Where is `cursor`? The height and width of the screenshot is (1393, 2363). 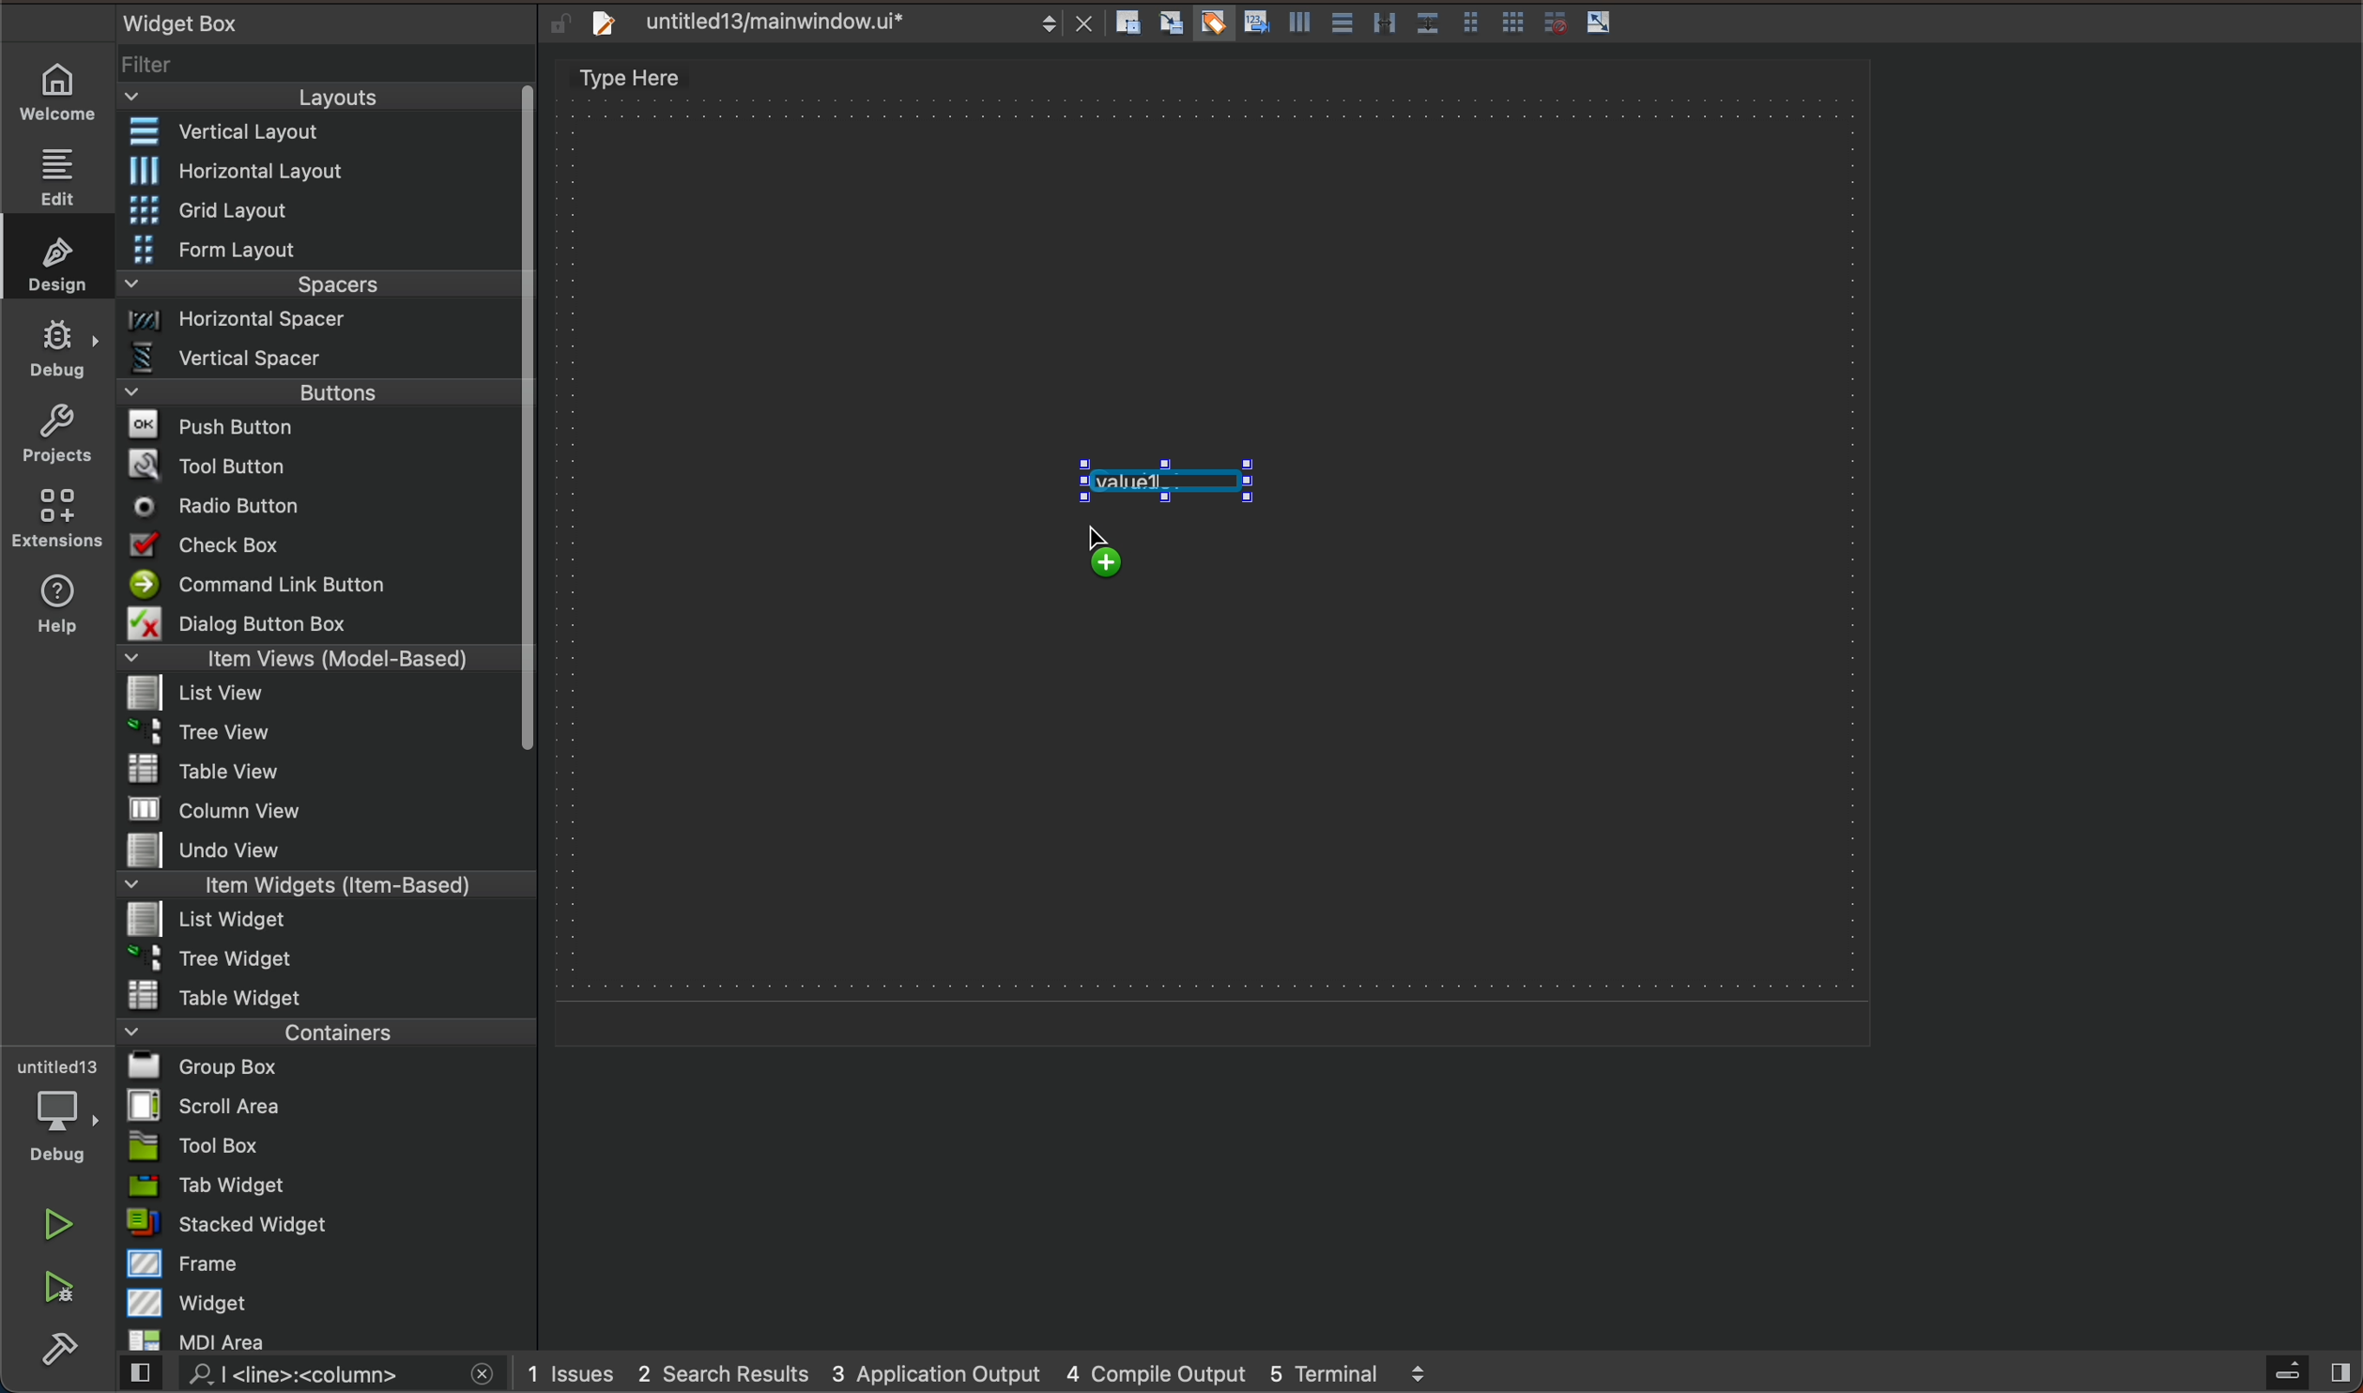
cursor is located at coordinates (1114, 536).